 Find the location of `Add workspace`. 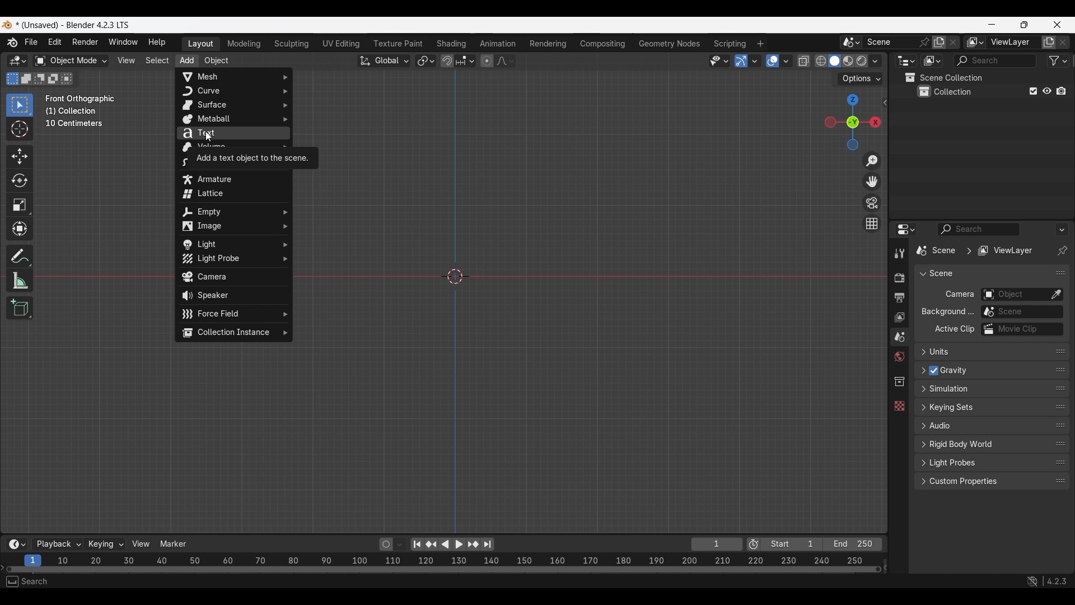

Add workspace is located at coordinates (760, 44).